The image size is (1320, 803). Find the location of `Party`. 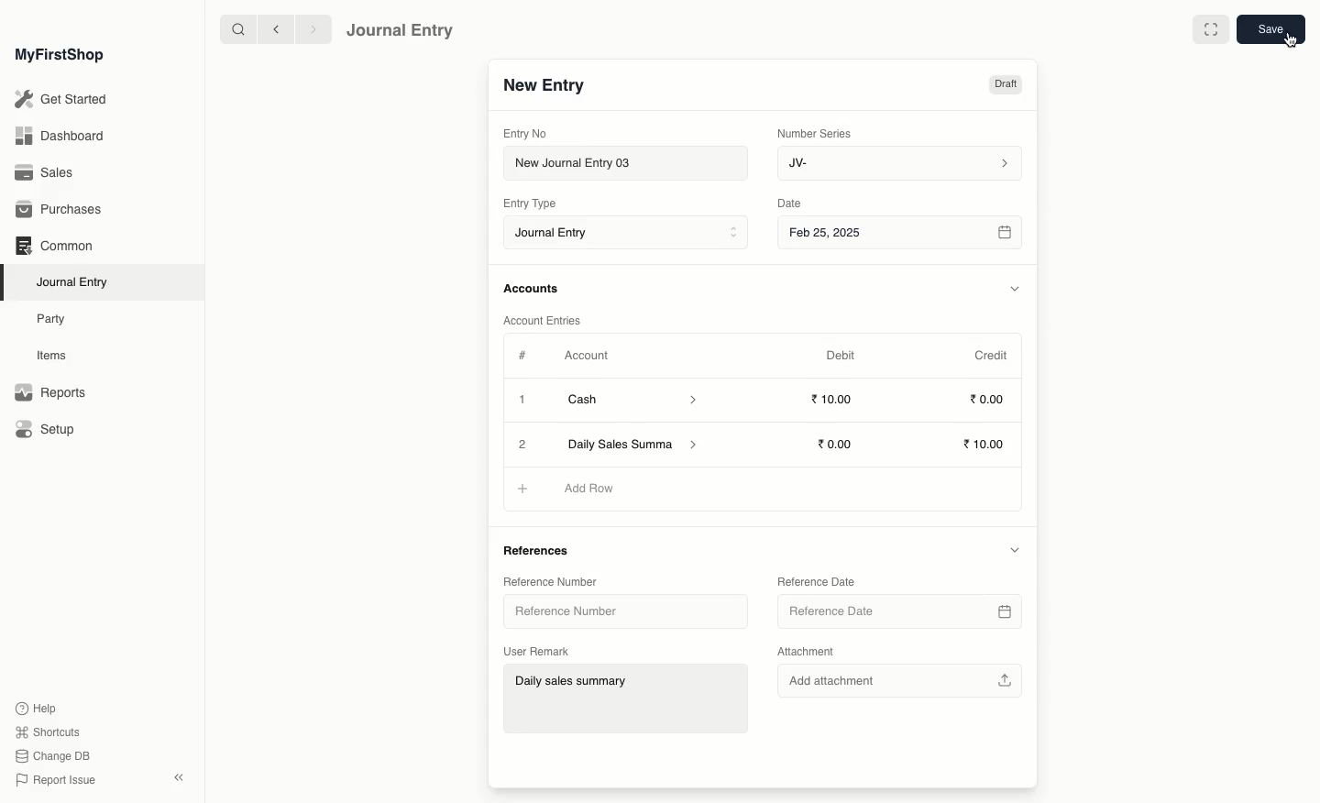

Party is located at coordinates (52, 318).